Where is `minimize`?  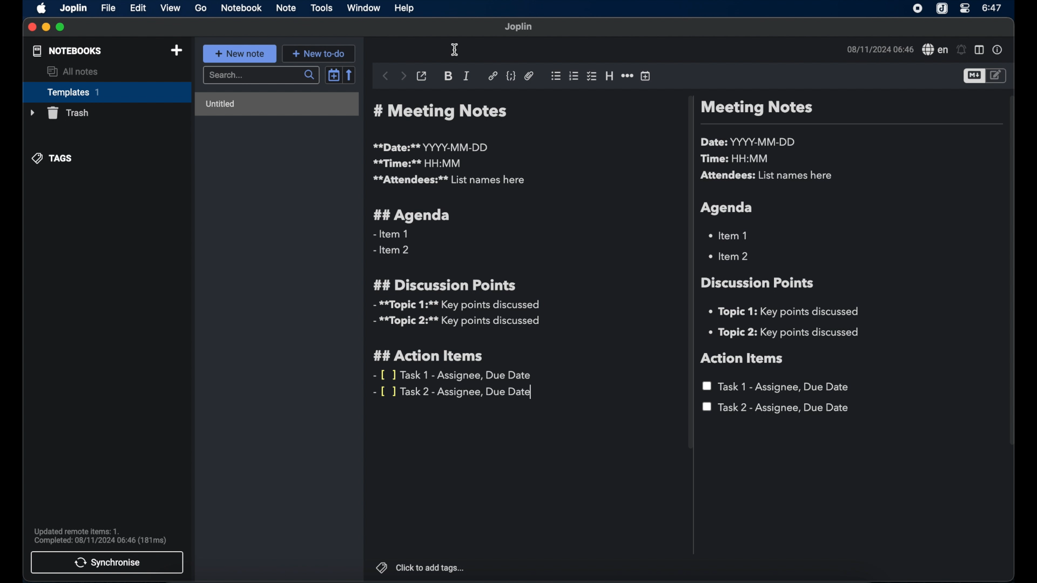
minimize is located at coordinates (45, 27).